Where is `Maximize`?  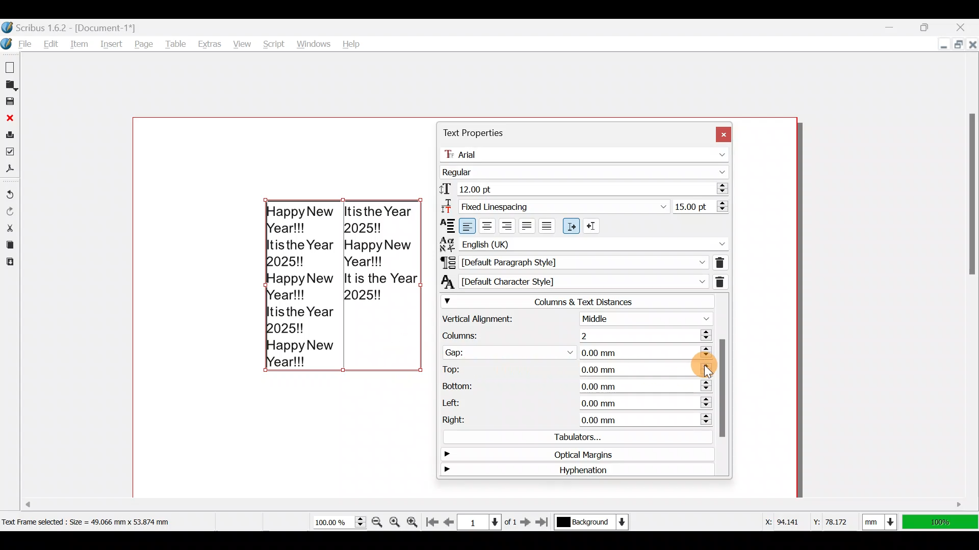 Maximize is located at coordinates (930, 25).